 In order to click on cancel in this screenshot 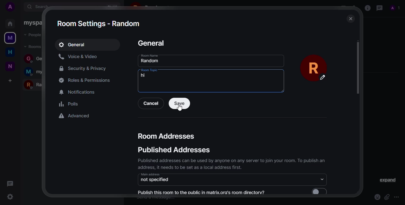, I will do `click(152, 103)`.